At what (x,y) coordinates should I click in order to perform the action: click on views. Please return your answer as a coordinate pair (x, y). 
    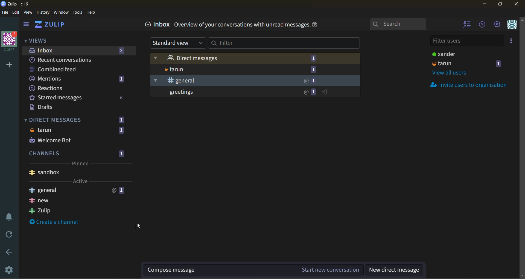
    Looking at the image, I should click on (36, 40).